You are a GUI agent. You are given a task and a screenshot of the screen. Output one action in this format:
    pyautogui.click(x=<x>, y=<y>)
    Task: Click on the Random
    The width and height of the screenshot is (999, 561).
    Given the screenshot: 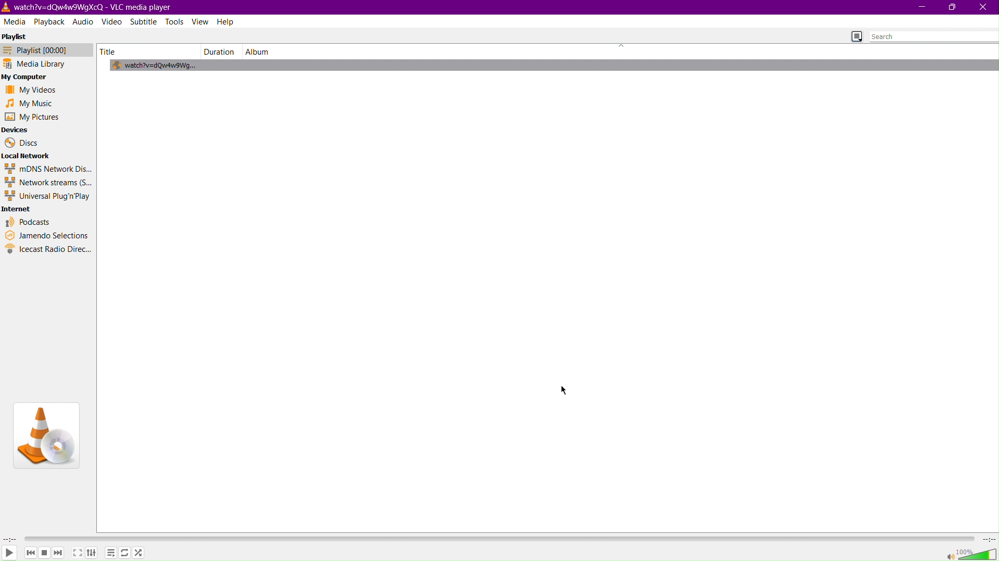 What is the action you would take?
    pyautogui.click(x=141, y=553)
    